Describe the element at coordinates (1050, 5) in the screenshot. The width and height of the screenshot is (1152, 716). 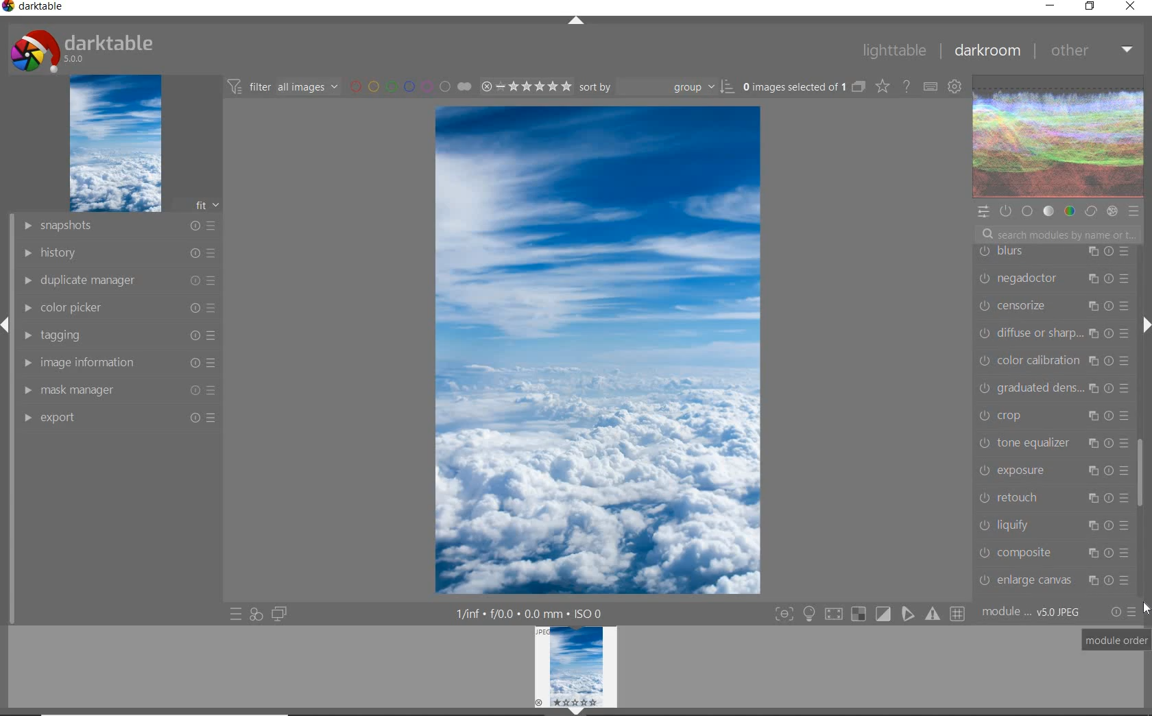
I see `MINIMIZE` at that location.